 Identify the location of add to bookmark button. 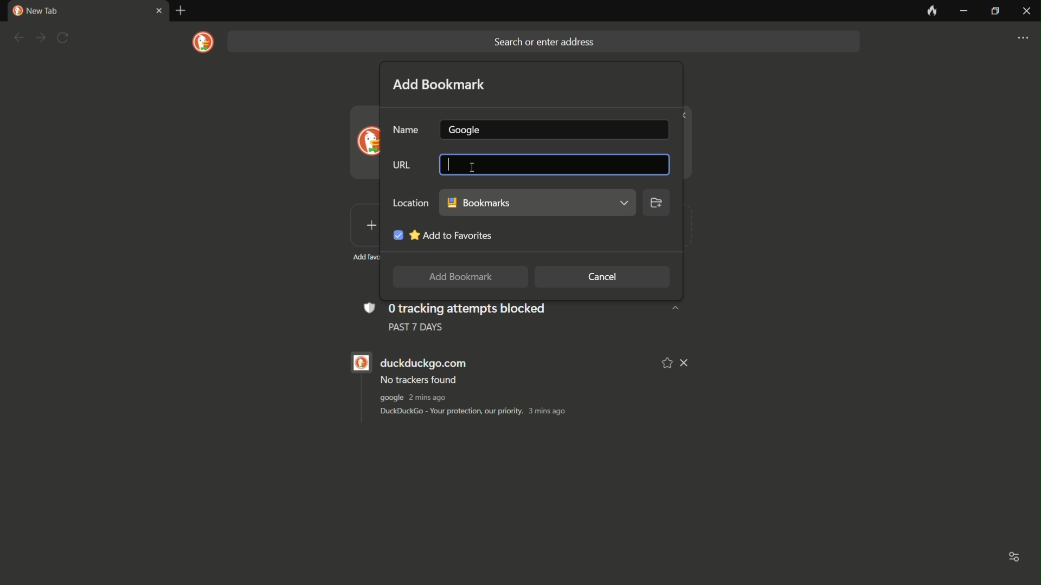
(457, 277).